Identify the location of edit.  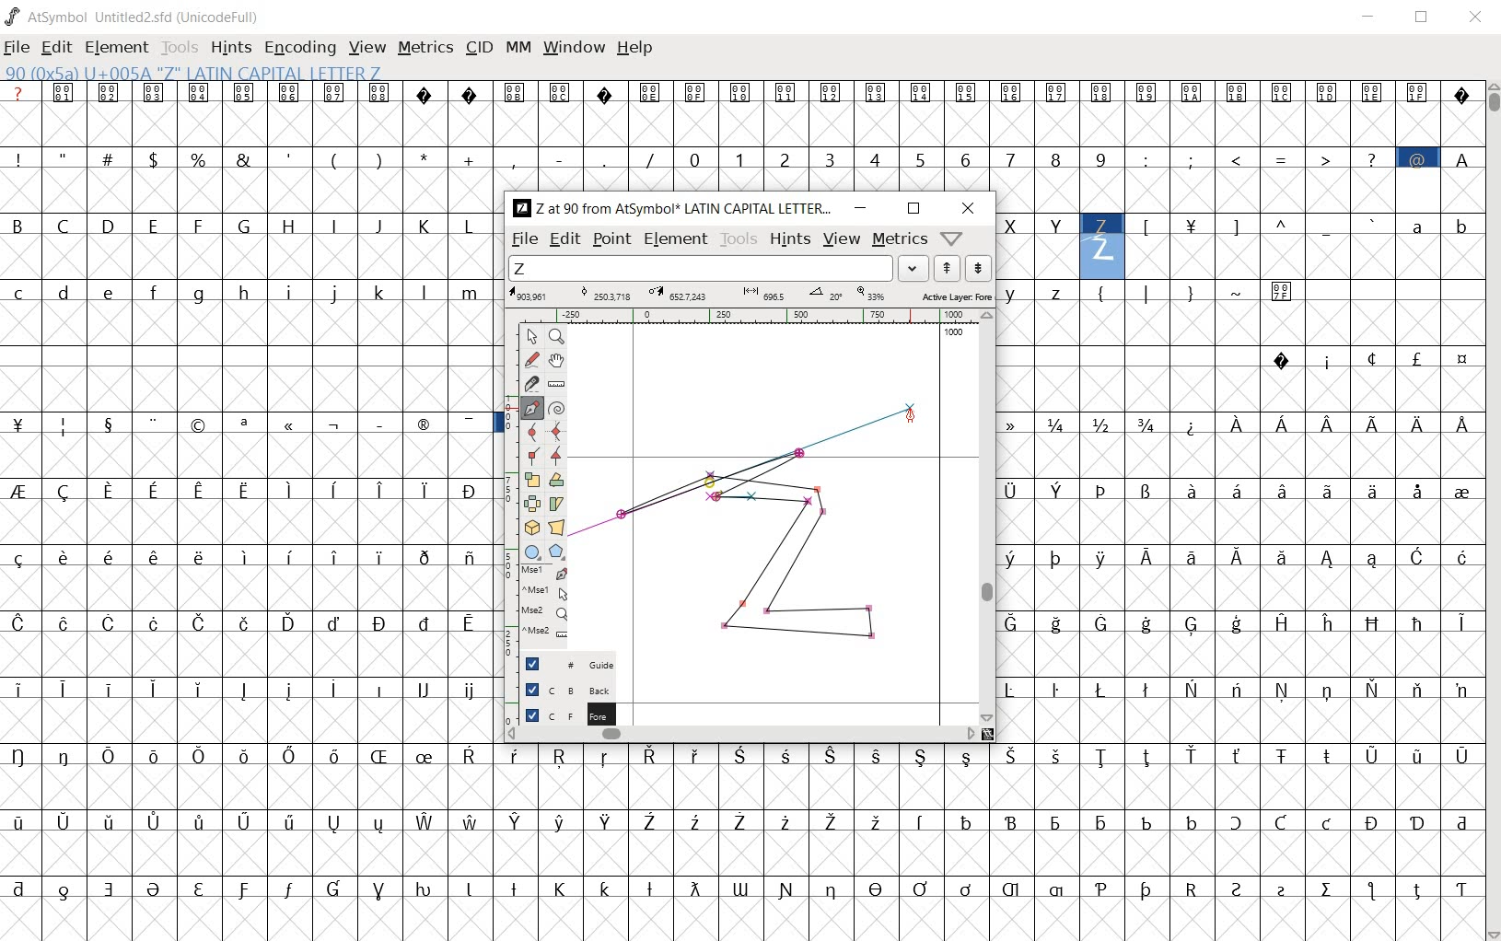
(564, 240).